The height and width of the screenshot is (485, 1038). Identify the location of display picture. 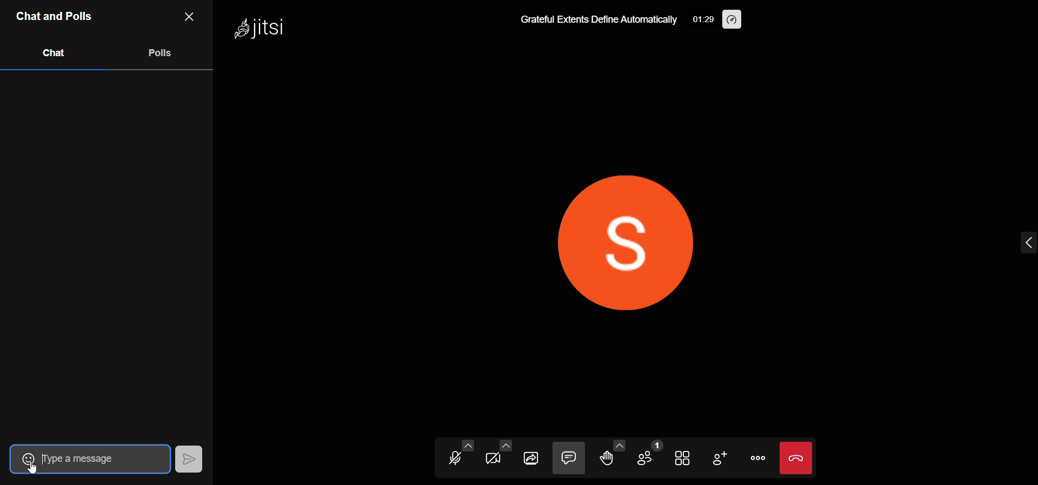
(610, 243).